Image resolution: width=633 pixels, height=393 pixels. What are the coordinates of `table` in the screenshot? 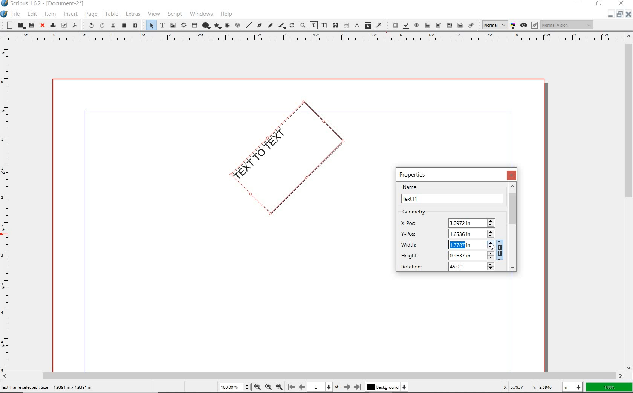 It's located at (194, 25).